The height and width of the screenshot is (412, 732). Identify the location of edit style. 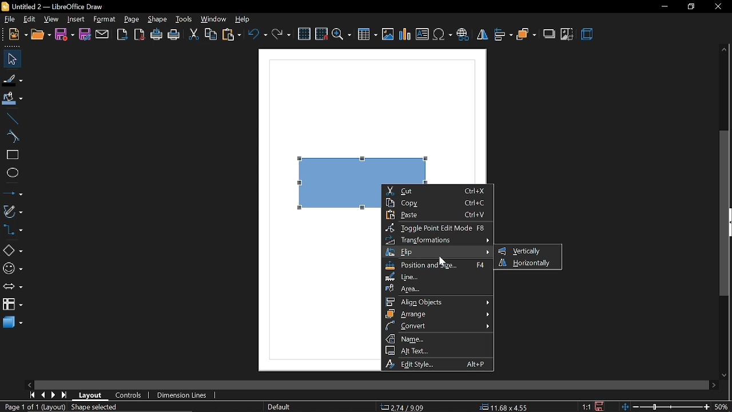
(439, 363).